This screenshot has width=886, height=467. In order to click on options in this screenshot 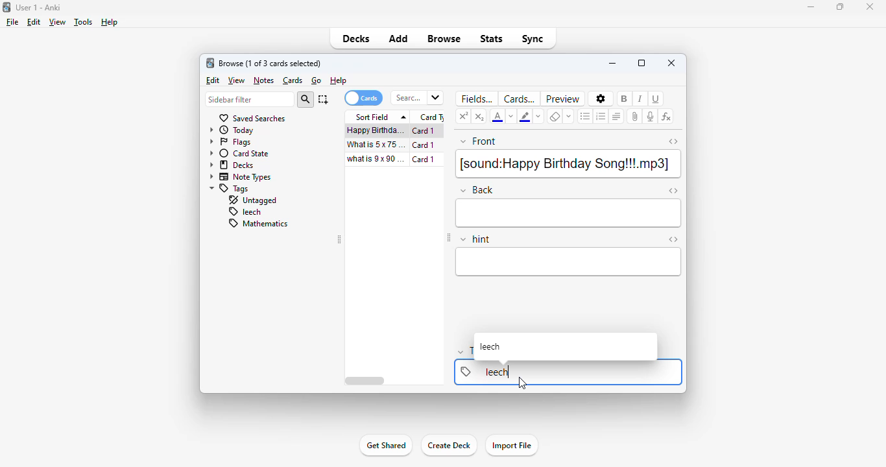, I will do `click(600, 99)`.